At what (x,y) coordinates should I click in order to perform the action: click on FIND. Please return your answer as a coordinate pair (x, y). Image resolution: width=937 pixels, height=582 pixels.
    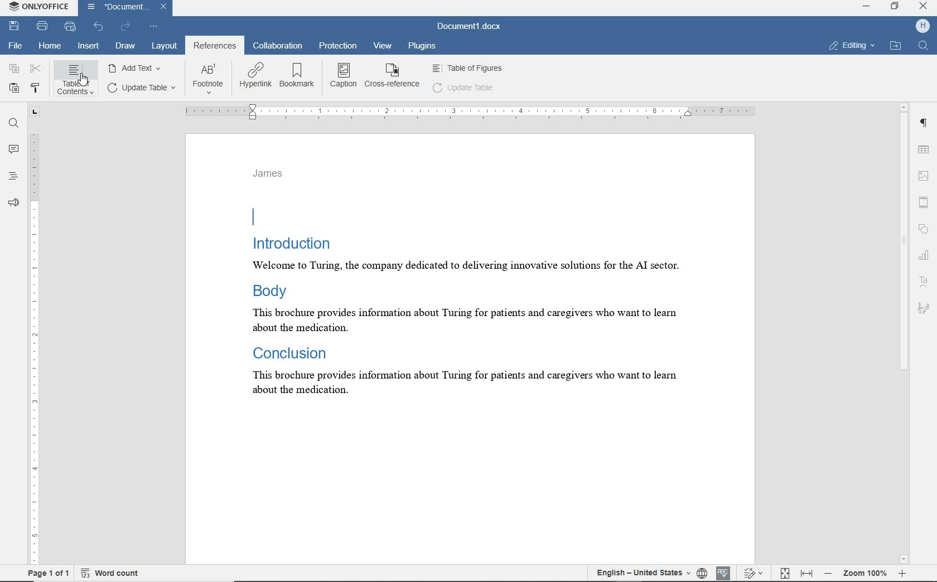
    Looking at the image, I should click on (923, 46).